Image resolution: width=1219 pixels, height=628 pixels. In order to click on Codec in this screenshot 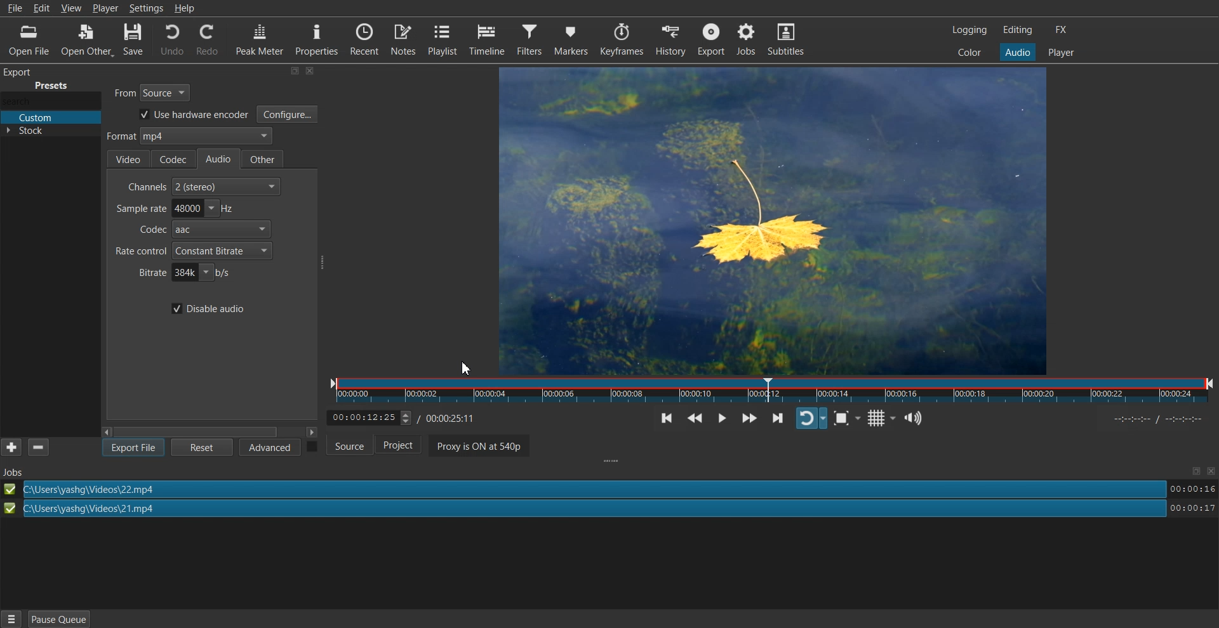, I will do `click(201, 230)`.